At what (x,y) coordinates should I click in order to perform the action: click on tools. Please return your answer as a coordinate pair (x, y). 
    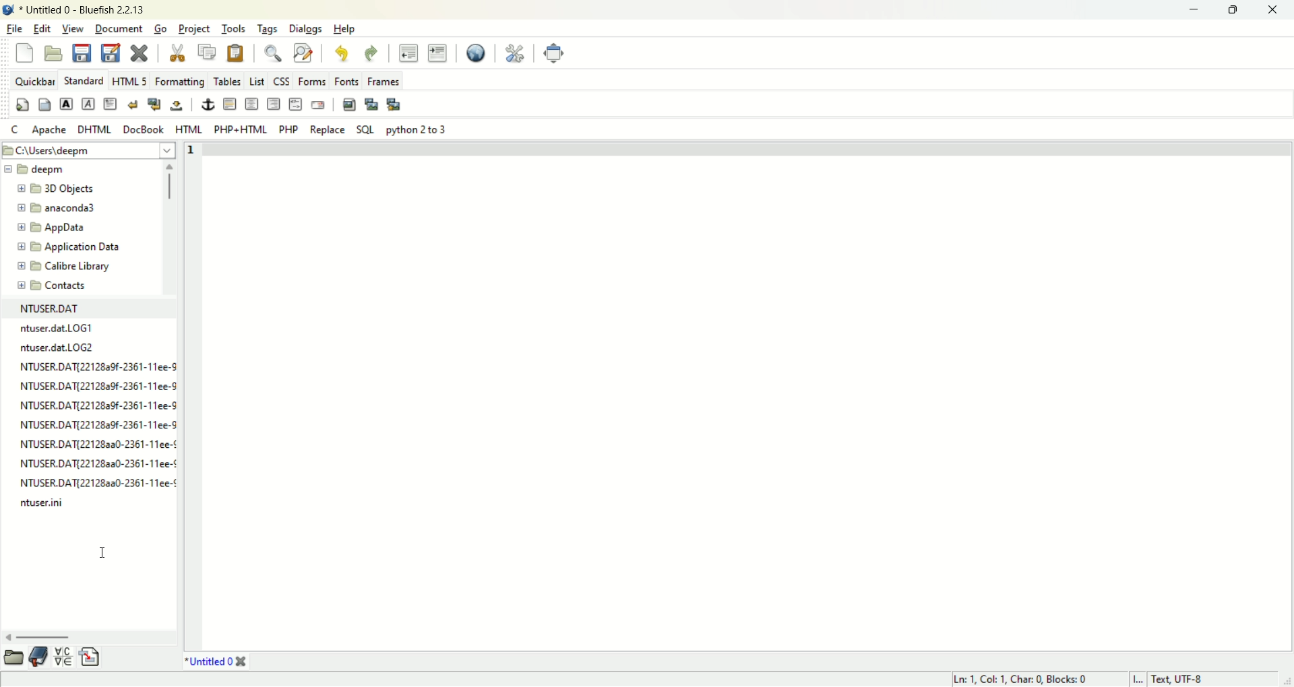
    Looking at the image, I should click on (233, 30).